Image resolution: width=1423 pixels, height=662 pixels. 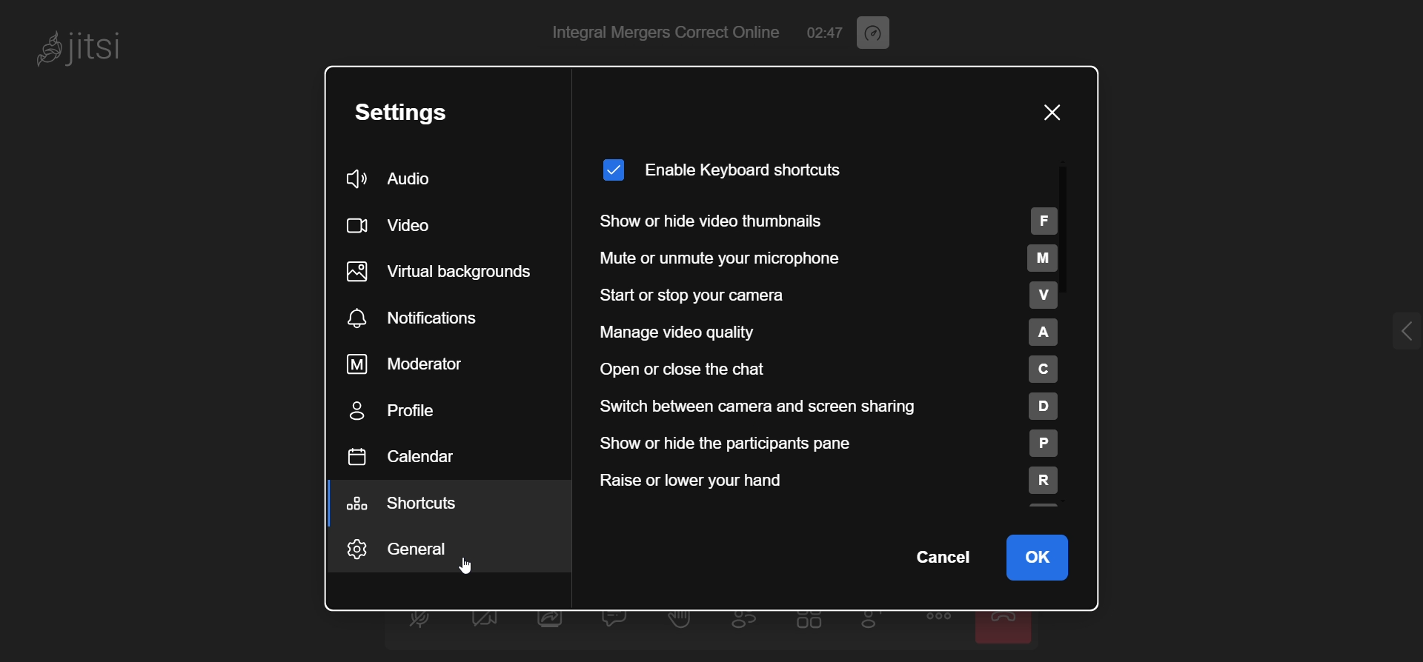 What do you see at coordinates (1051, 115) in the screenshot?
I see `close` at bounding box center [1051, 115].